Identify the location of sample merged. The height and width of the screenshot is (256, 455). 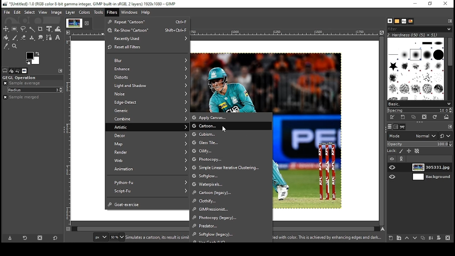
(21, 97).